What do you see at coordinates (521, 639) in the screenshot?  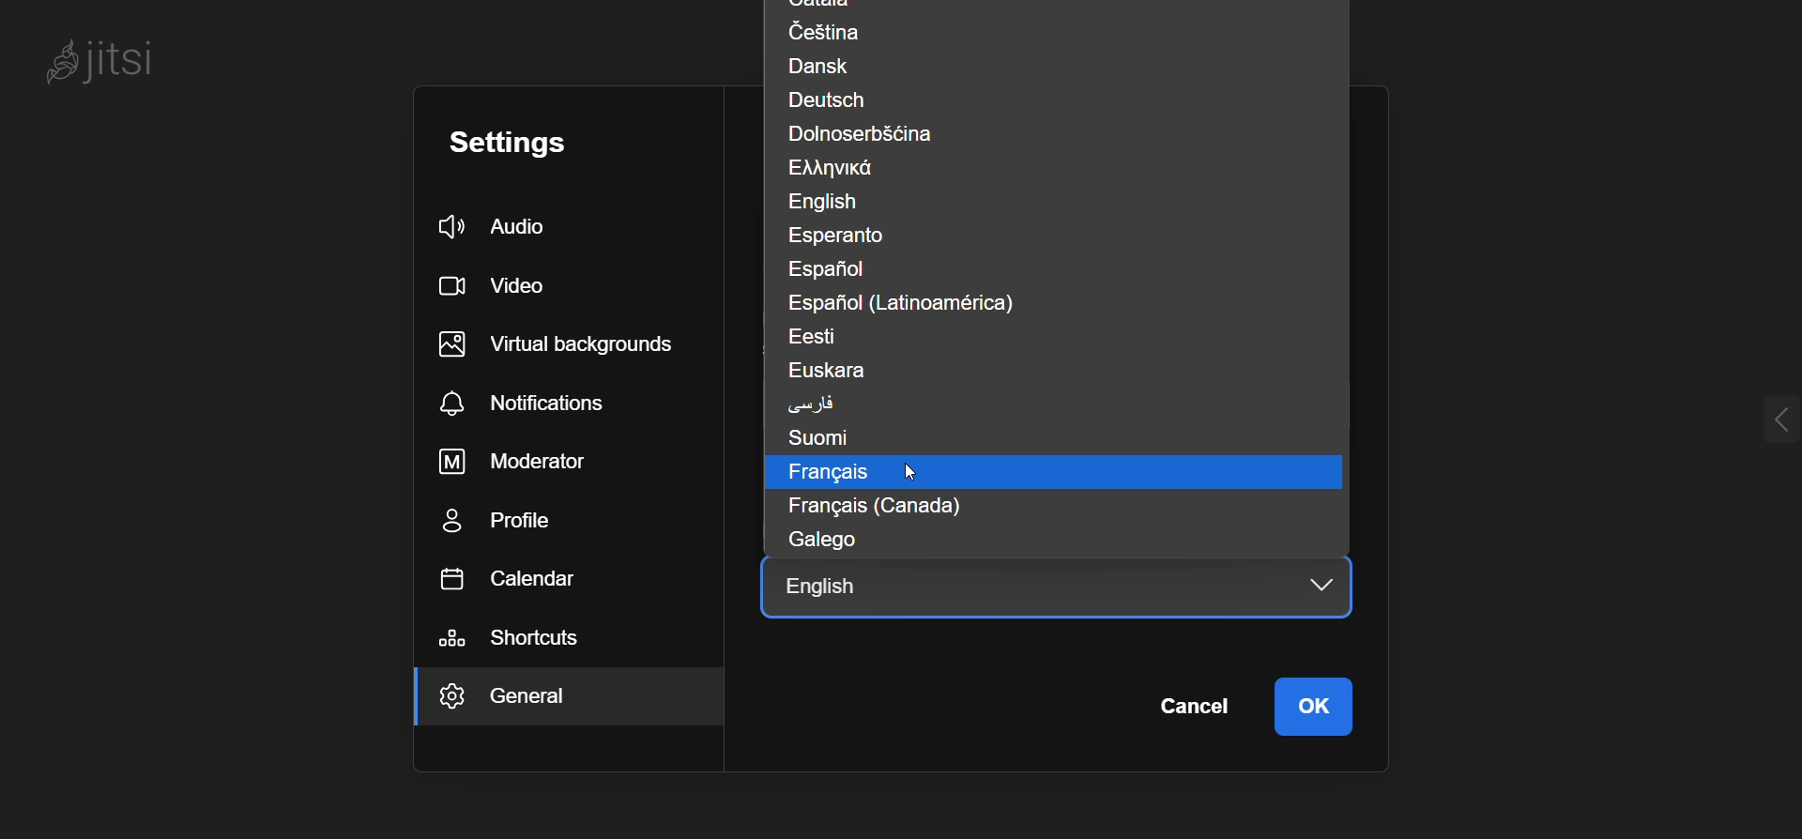 I see `shortcuts` at bounding box center [521, 639].